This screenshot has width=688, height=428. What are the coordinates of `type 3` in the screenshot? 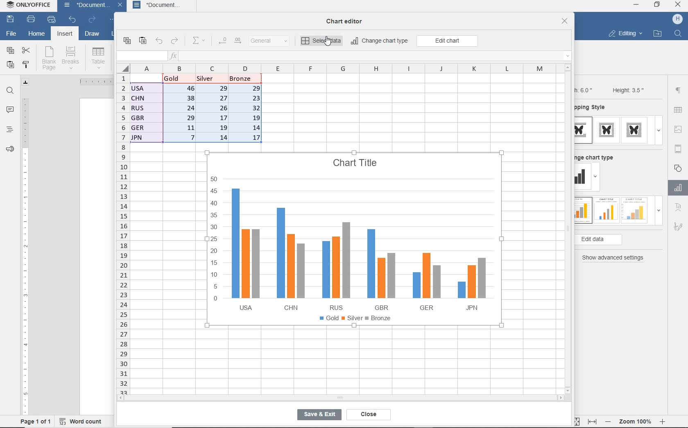 It's located at (635, 209).